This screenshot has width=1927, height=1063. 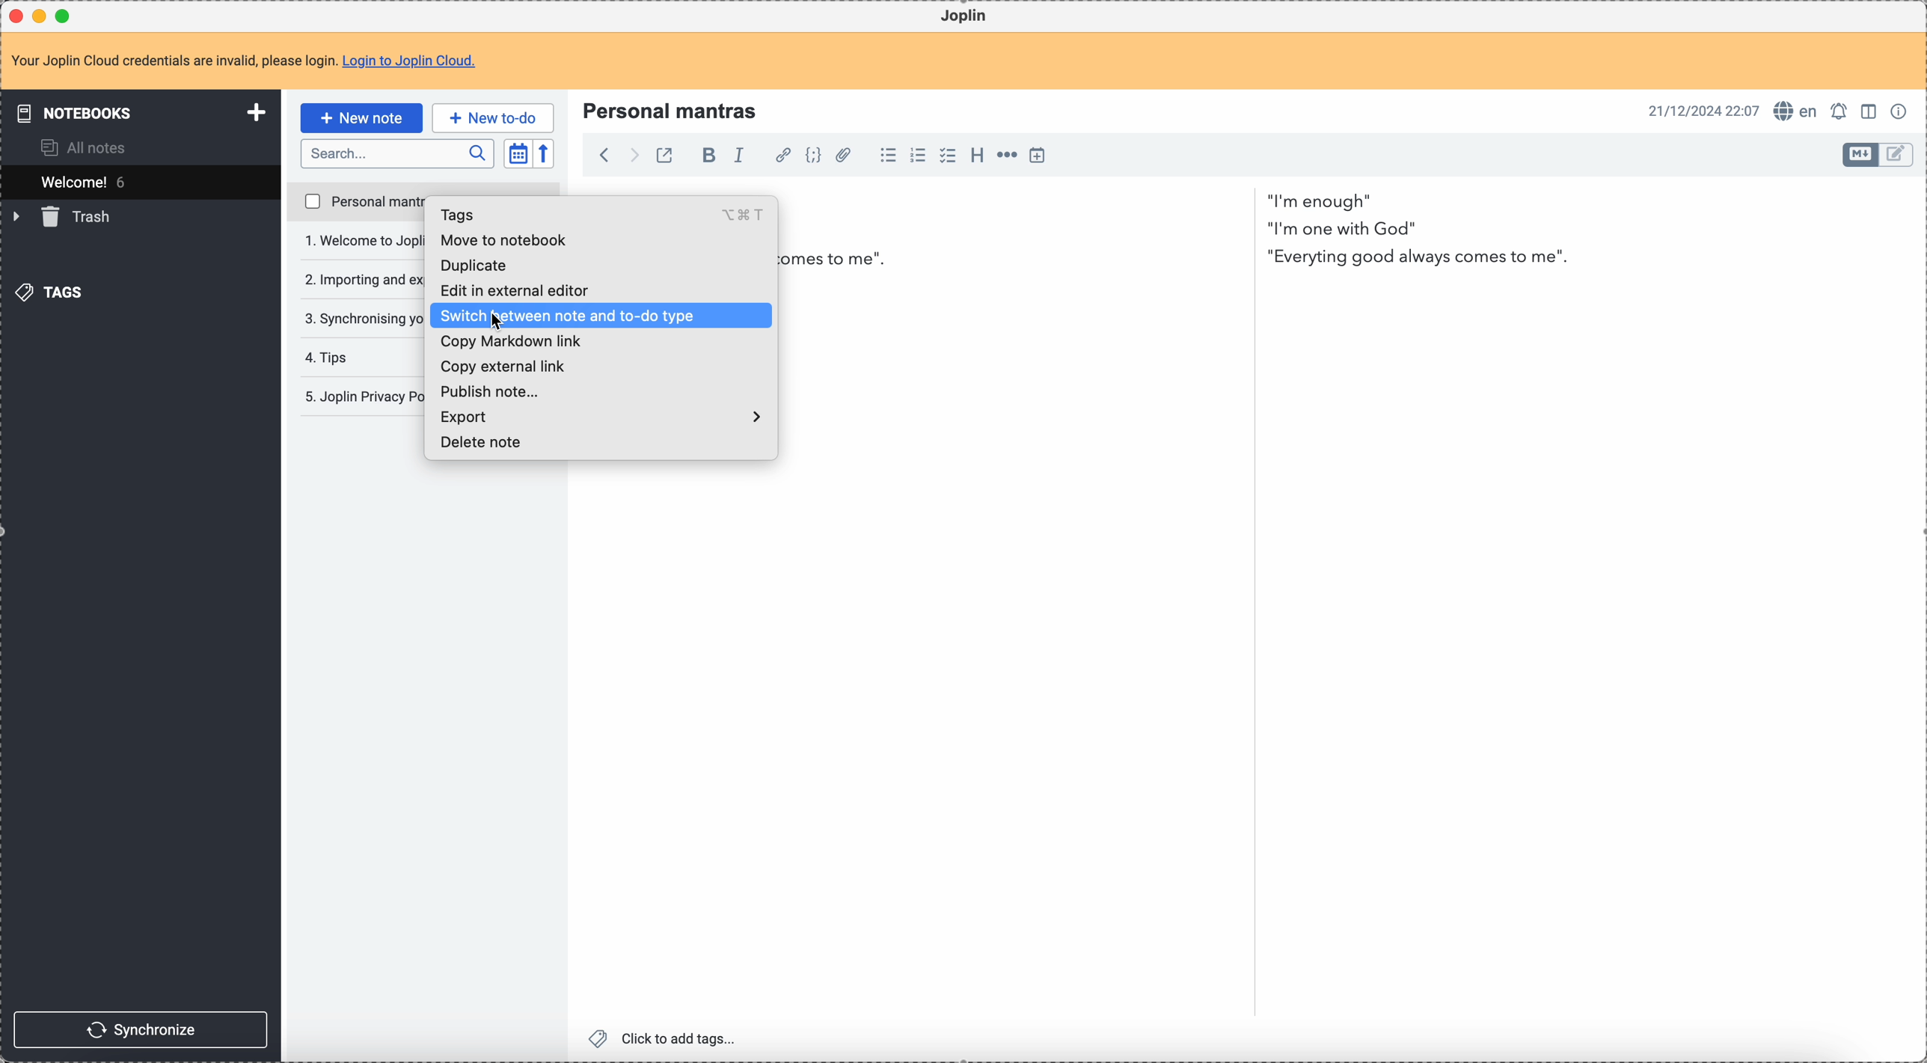 What do you see at coordinates (249, 60) in the screenshot?
I see `note` at bounding box center [249, 60].